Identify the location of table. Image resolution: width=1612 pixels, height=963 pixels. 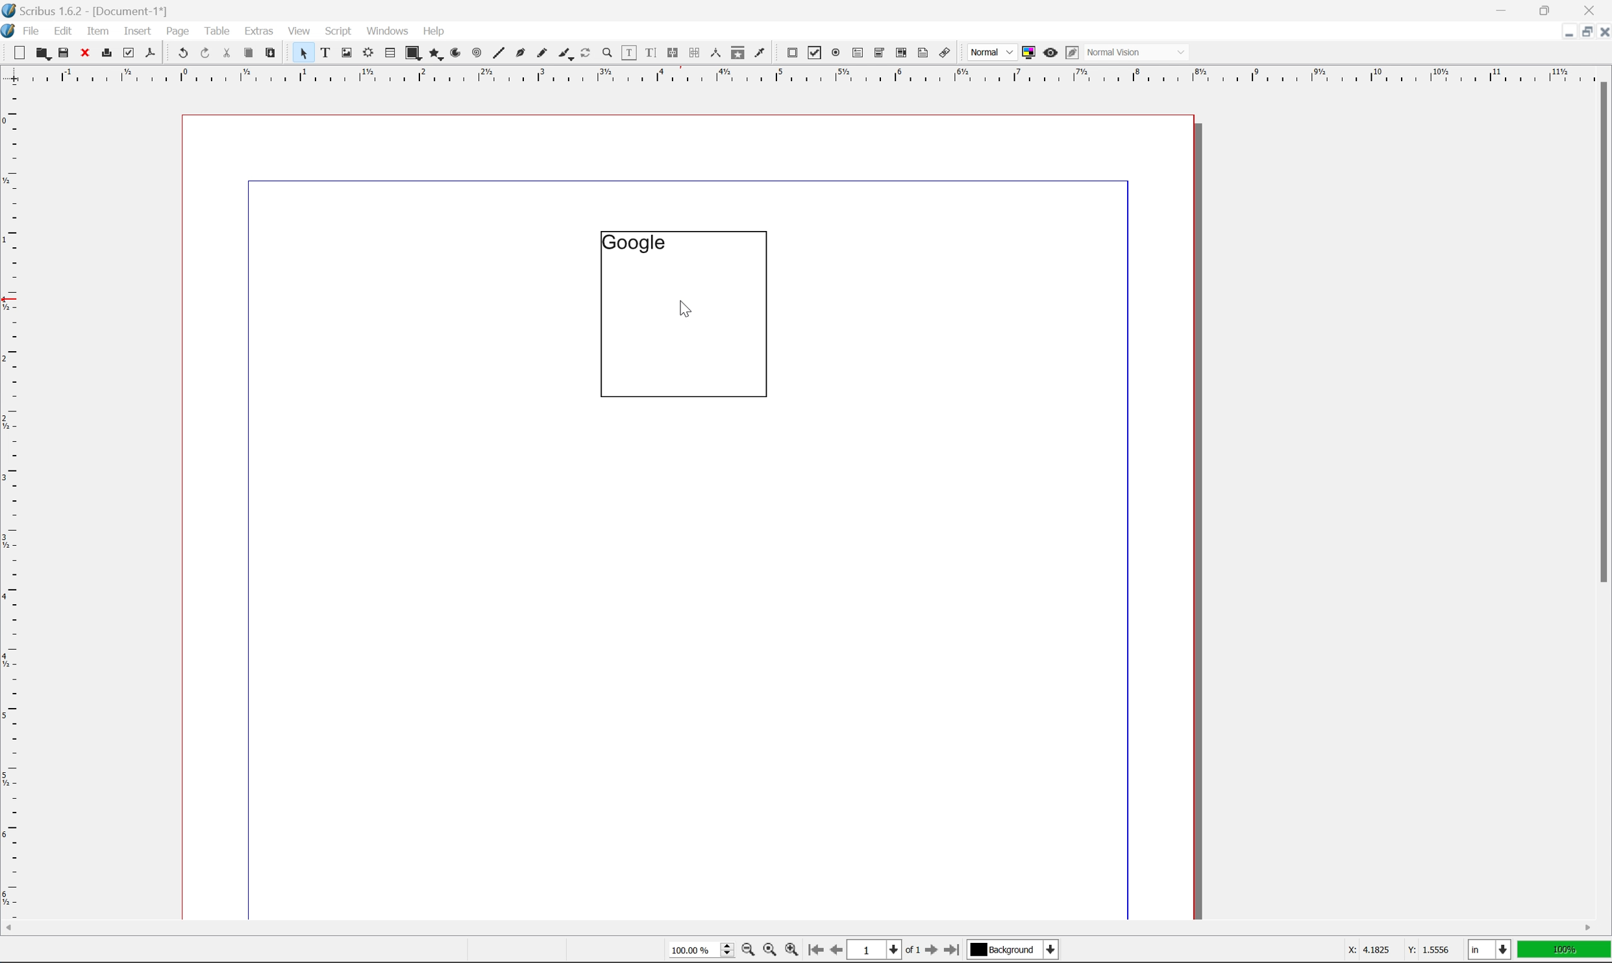
(390, 54).